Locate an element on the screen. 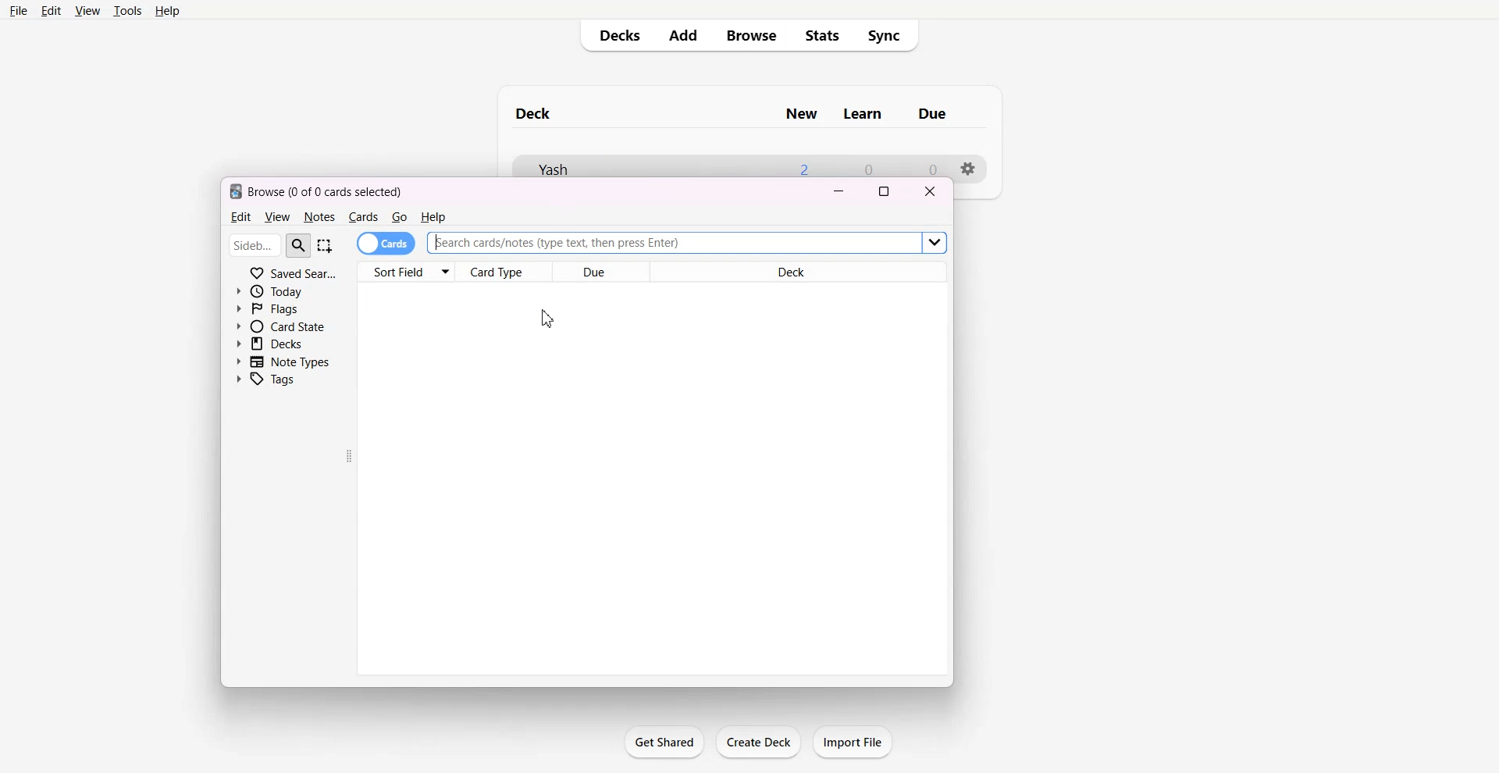 Image resolution: width=1499 pixels, height=773 pixels. New is located at coordinates (796, 111).